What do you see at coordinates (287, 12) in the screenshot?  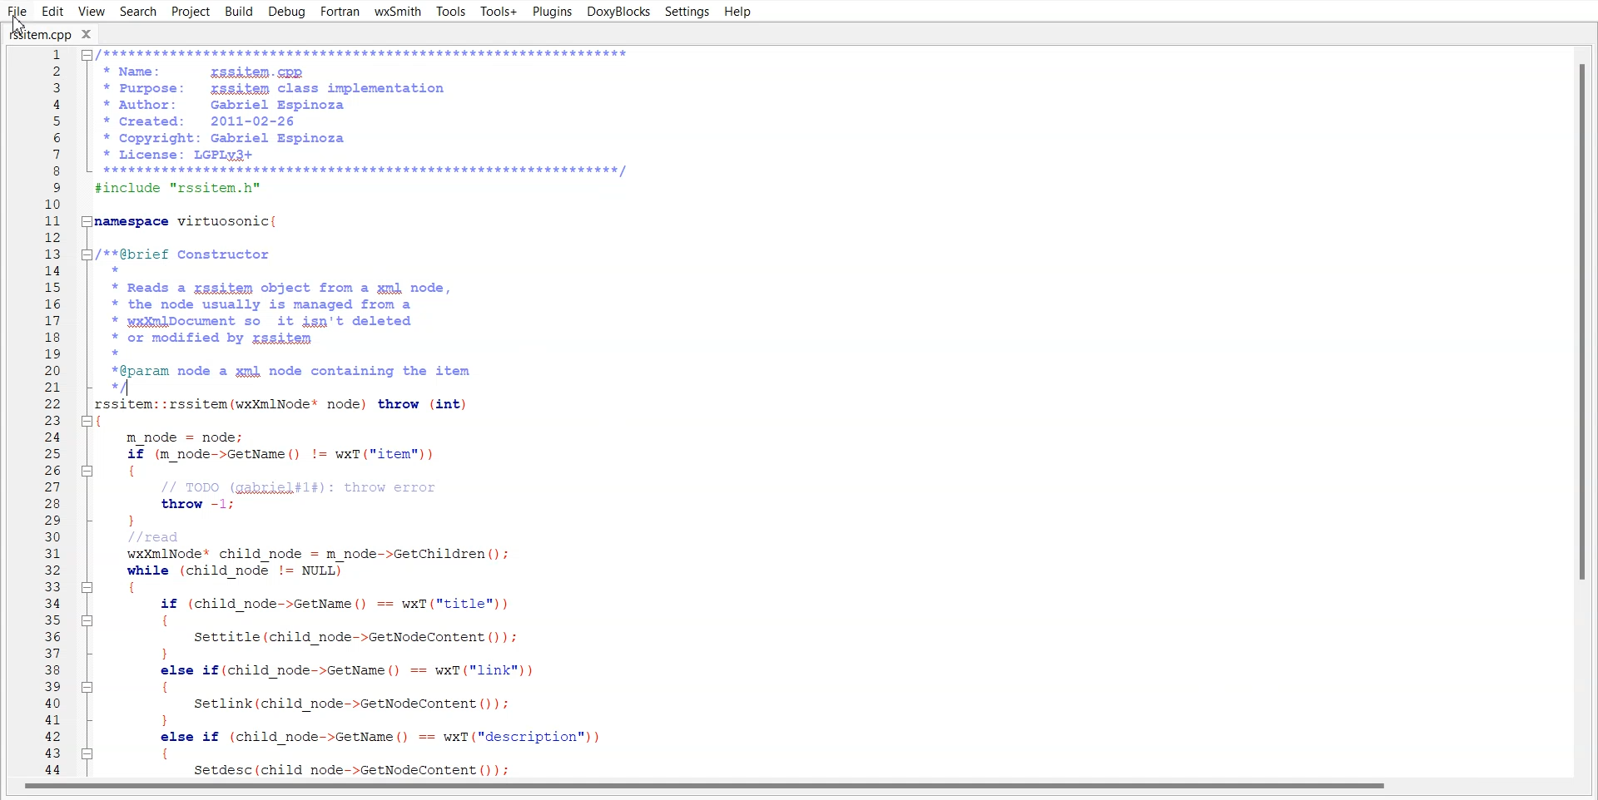 I see `Debug` at bounding box center [287, 12].